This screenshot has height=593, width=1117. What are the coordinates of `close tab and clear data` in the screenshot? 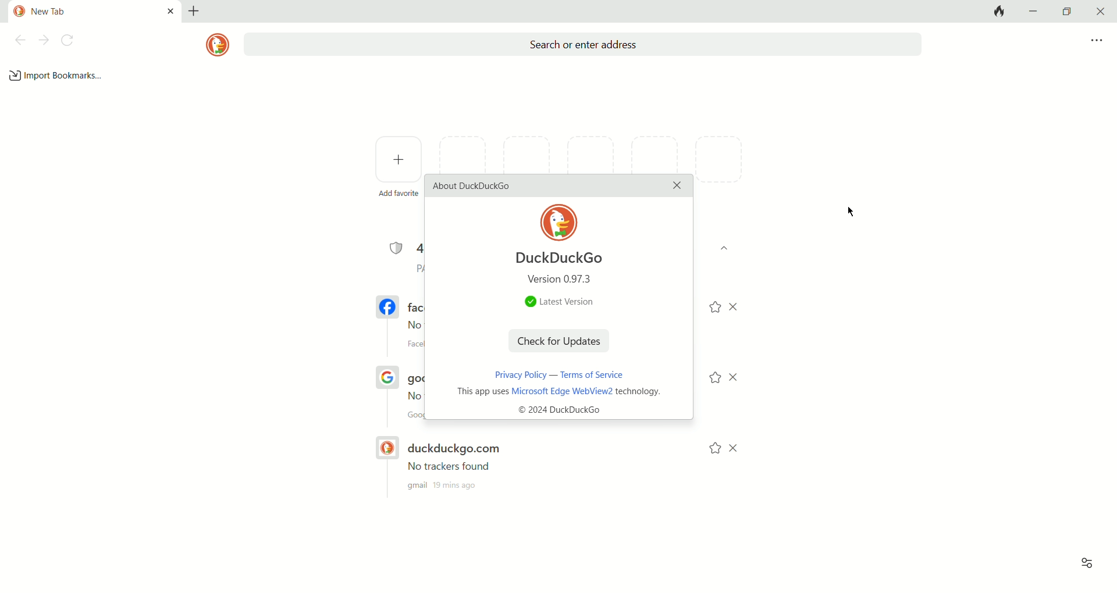 It's located at (999, 12).